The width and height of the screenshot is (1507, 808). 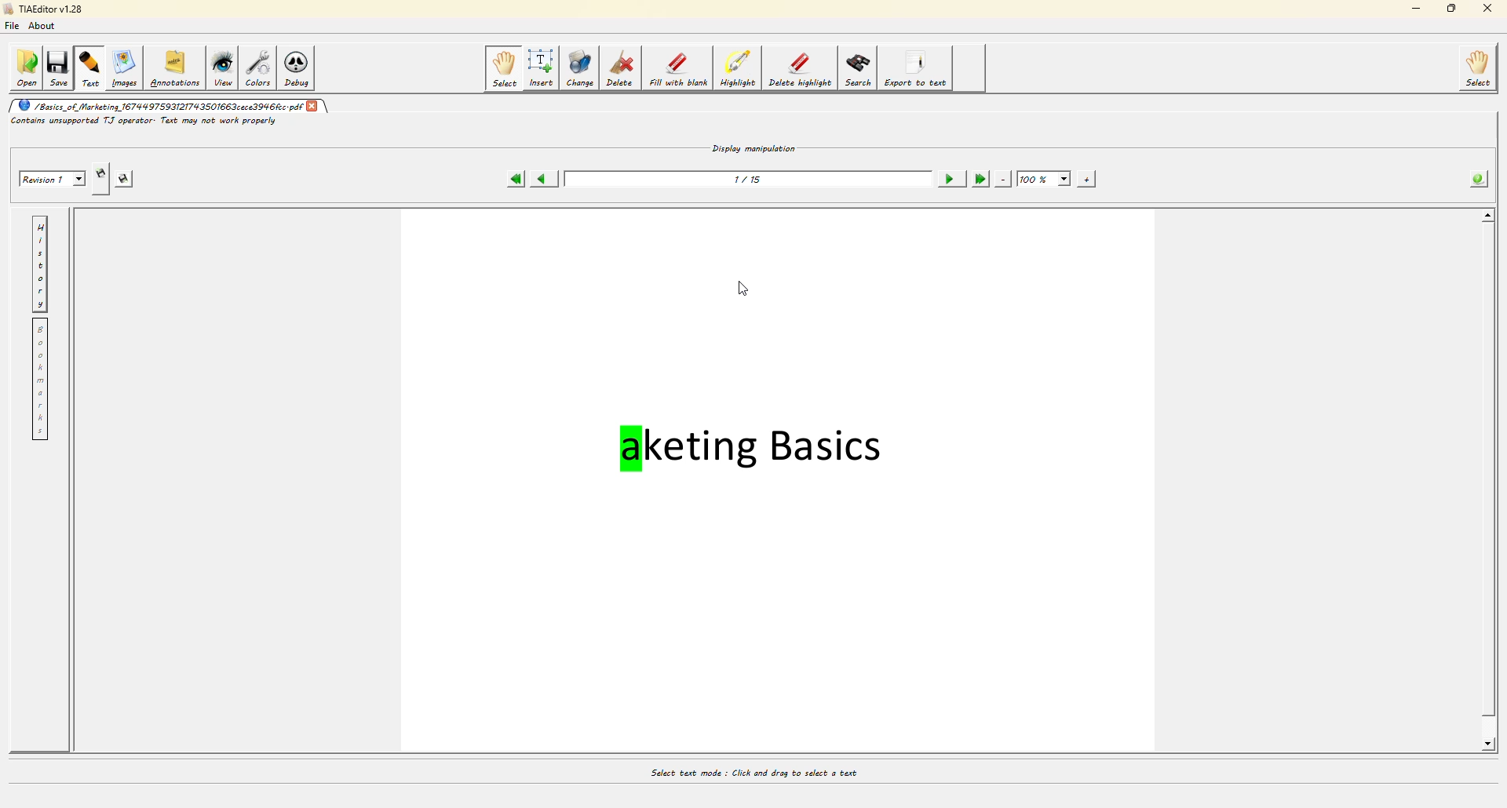 What do you see at coordinates (1487, 471) in the screenshot?
I see `scroll bar` at bounding box center [1487, 471].